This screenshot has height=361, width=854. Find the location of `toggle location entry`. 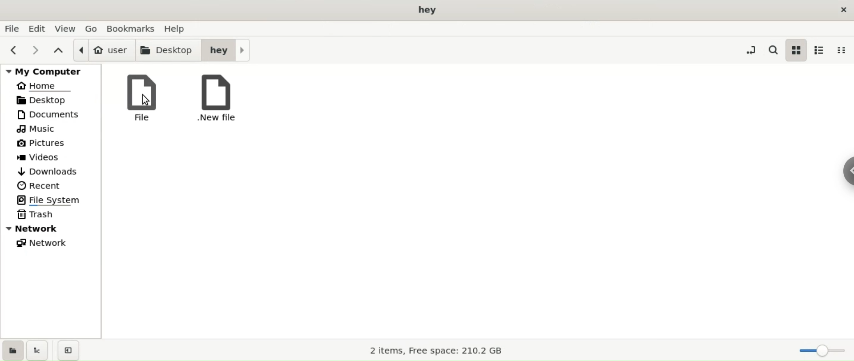

toggle location entry is located at coordinates (749, 49).